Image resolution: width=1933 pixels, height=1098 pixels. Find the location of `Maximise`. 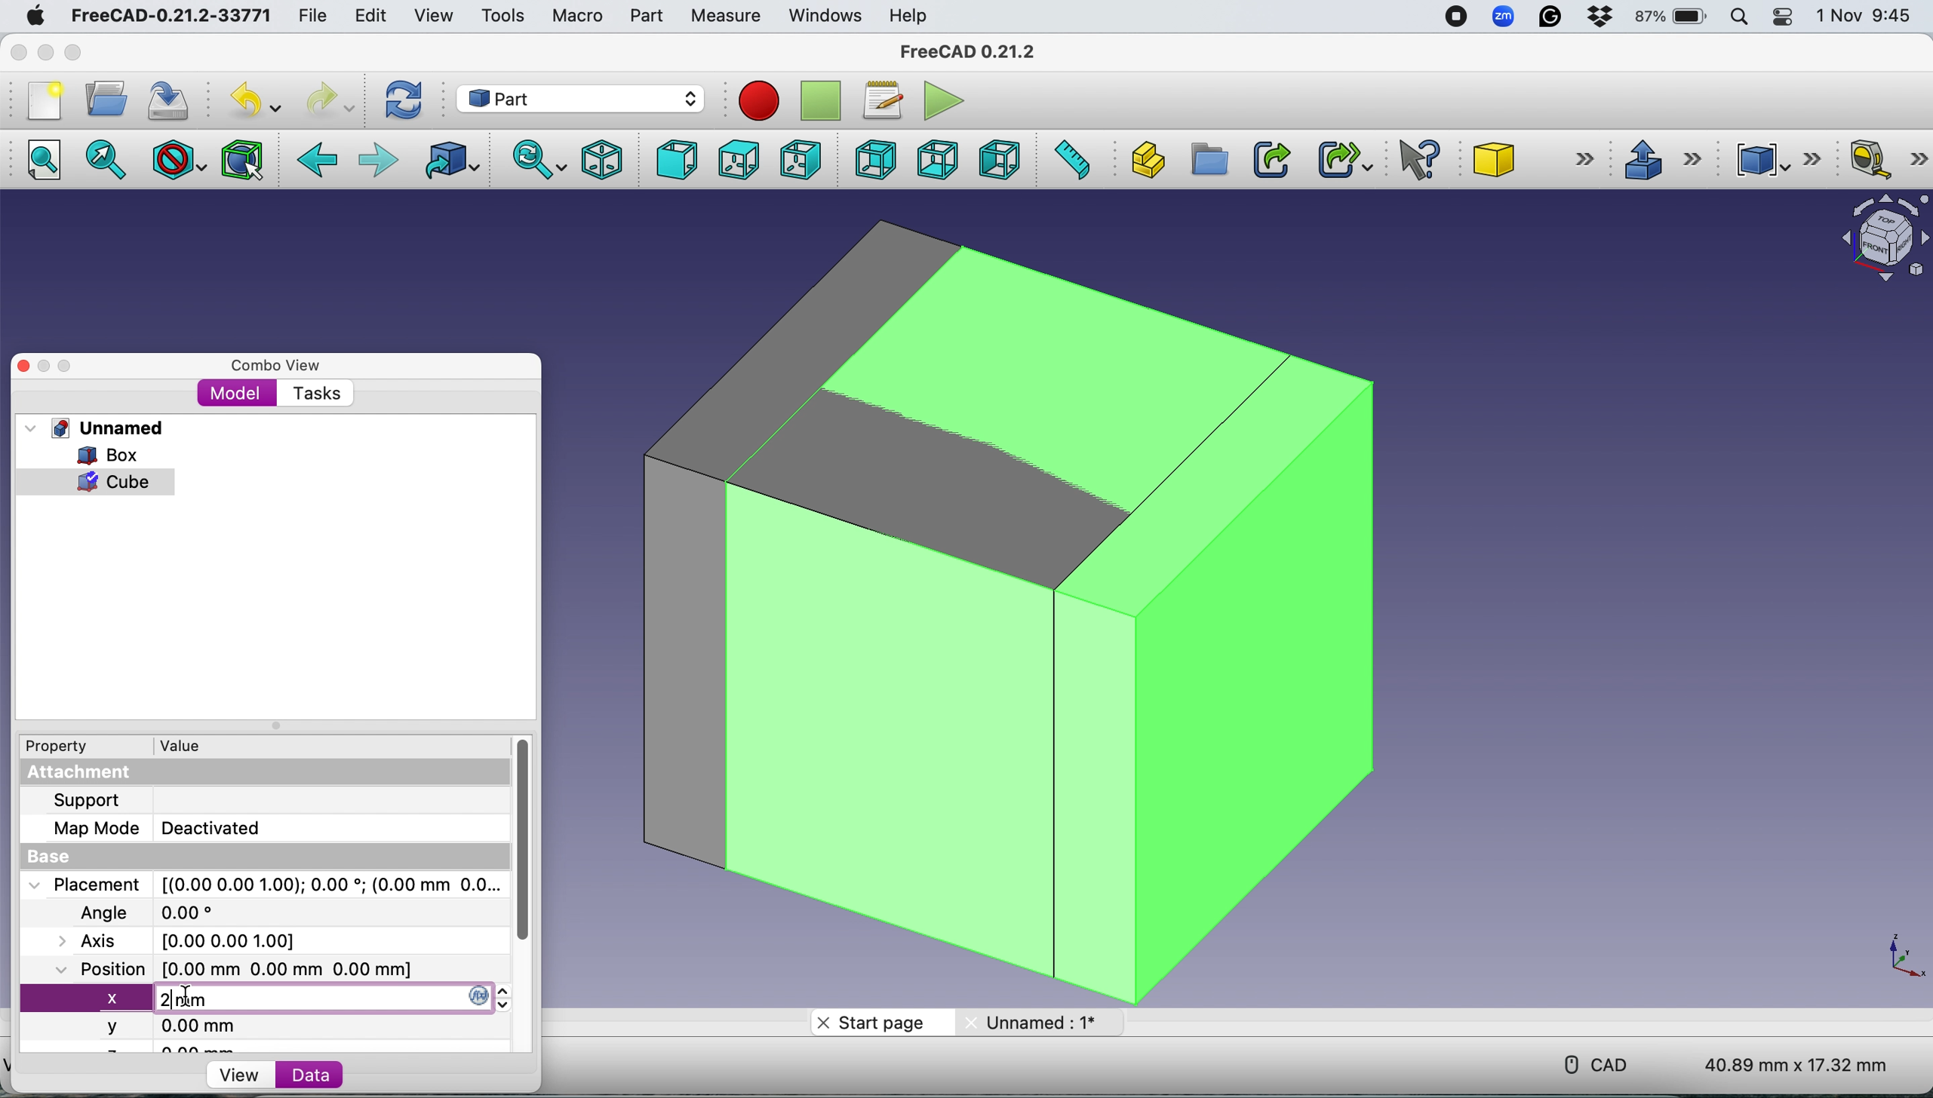

Maximise is located at coordinates (67, 367).